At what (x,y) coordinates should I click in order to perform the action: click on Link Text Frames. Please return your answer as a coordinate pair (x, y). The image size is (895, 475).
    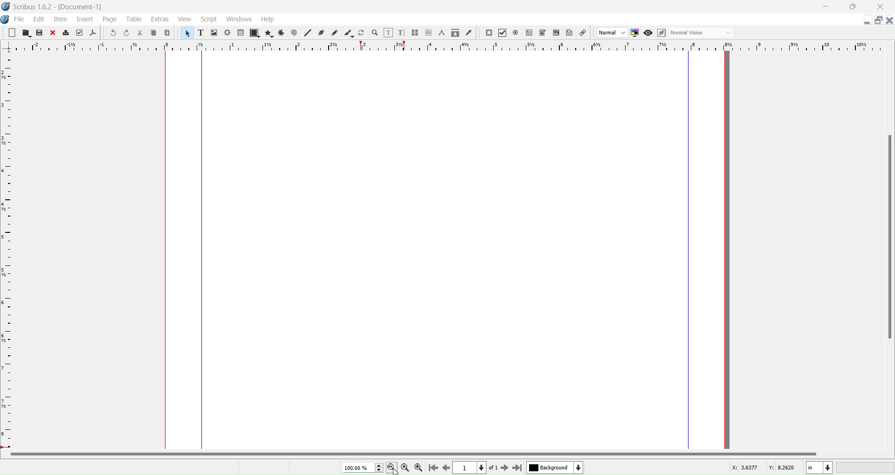
    Looking at the image, I should click on (414, 33).